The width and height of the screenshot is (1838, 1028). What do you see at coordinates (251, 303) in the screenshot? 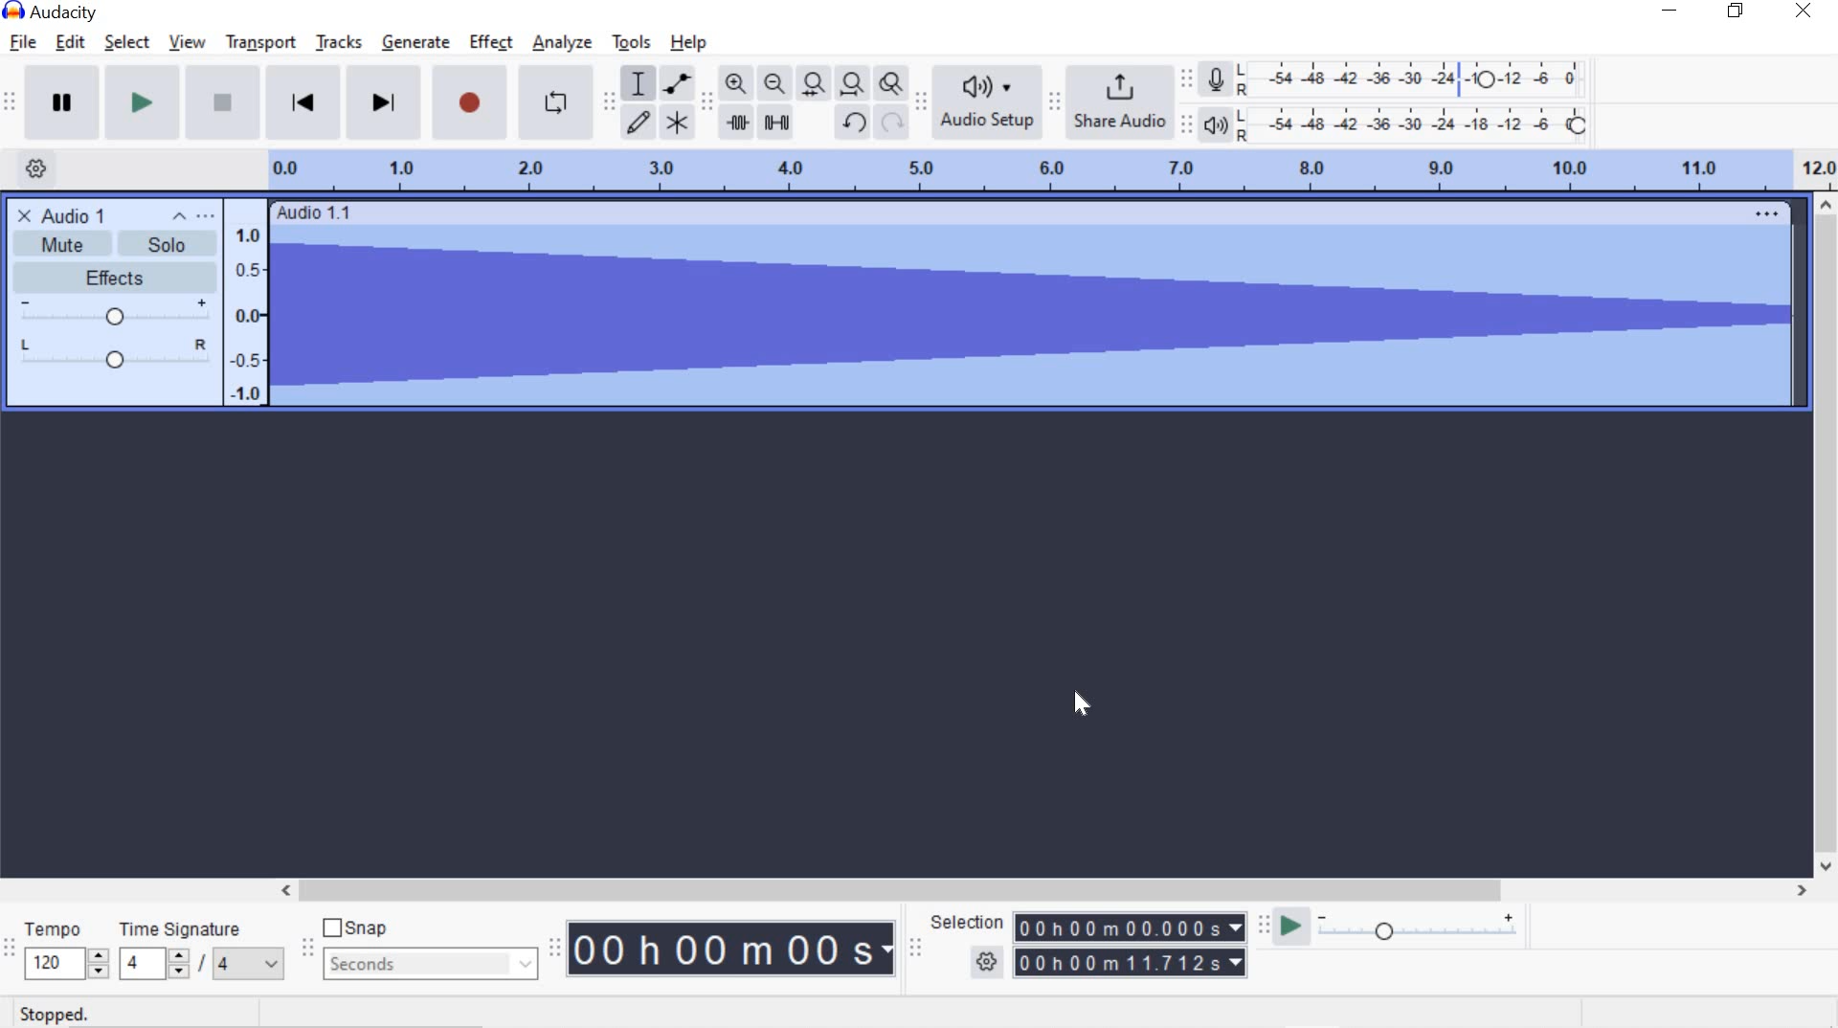
I see `menu` at bounding box center [251, 303].